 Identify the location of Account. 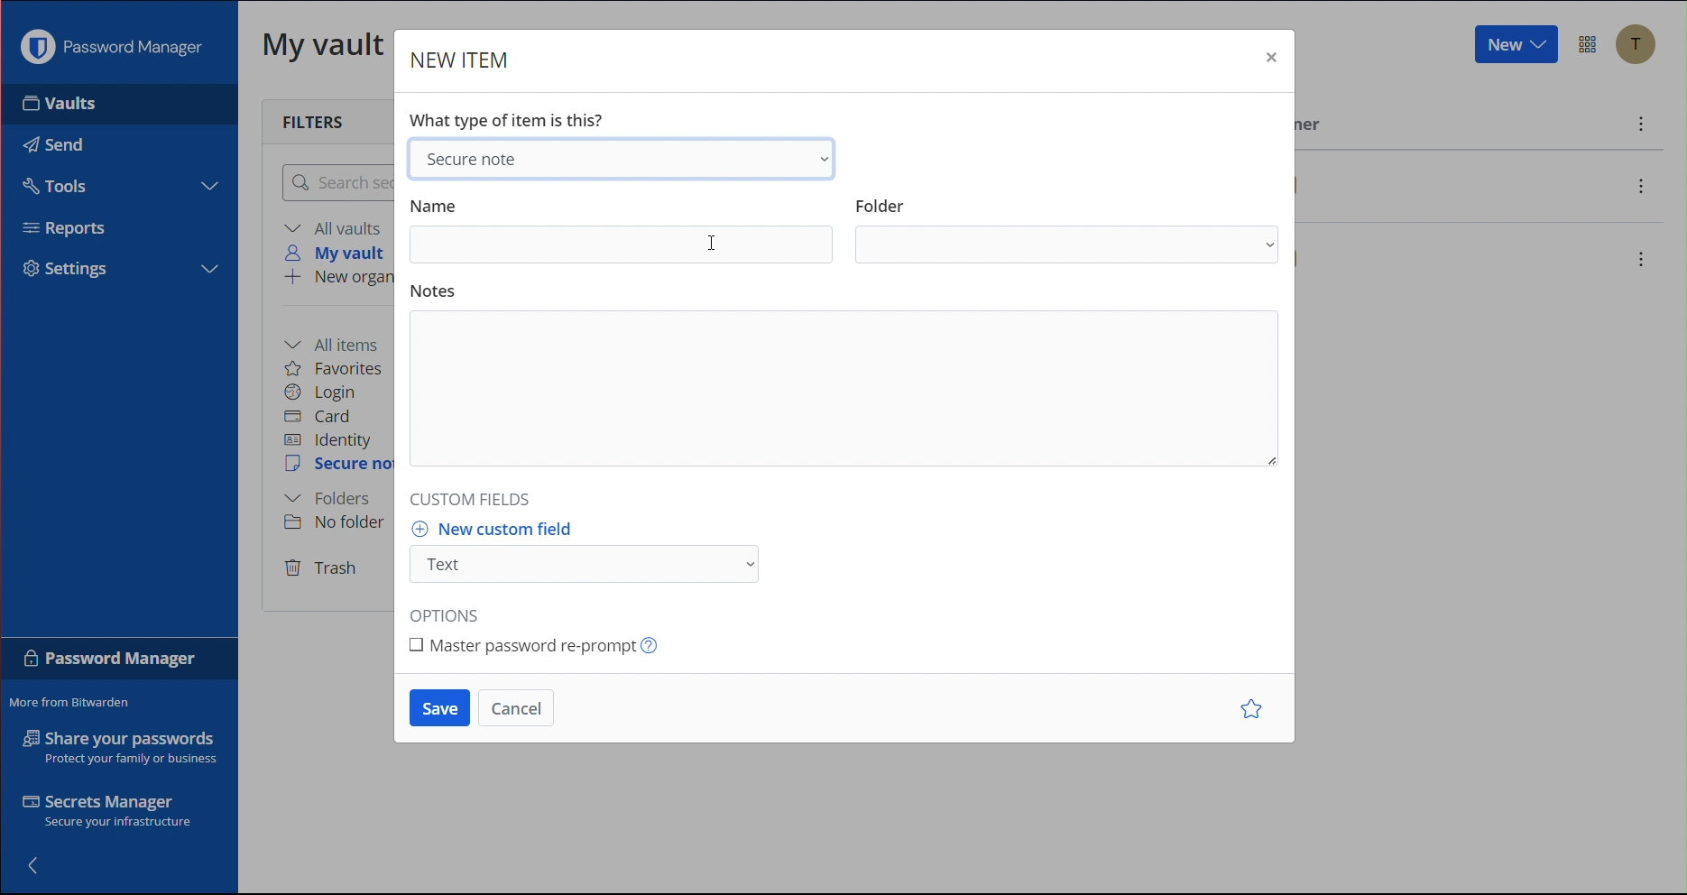
(1639, 45).